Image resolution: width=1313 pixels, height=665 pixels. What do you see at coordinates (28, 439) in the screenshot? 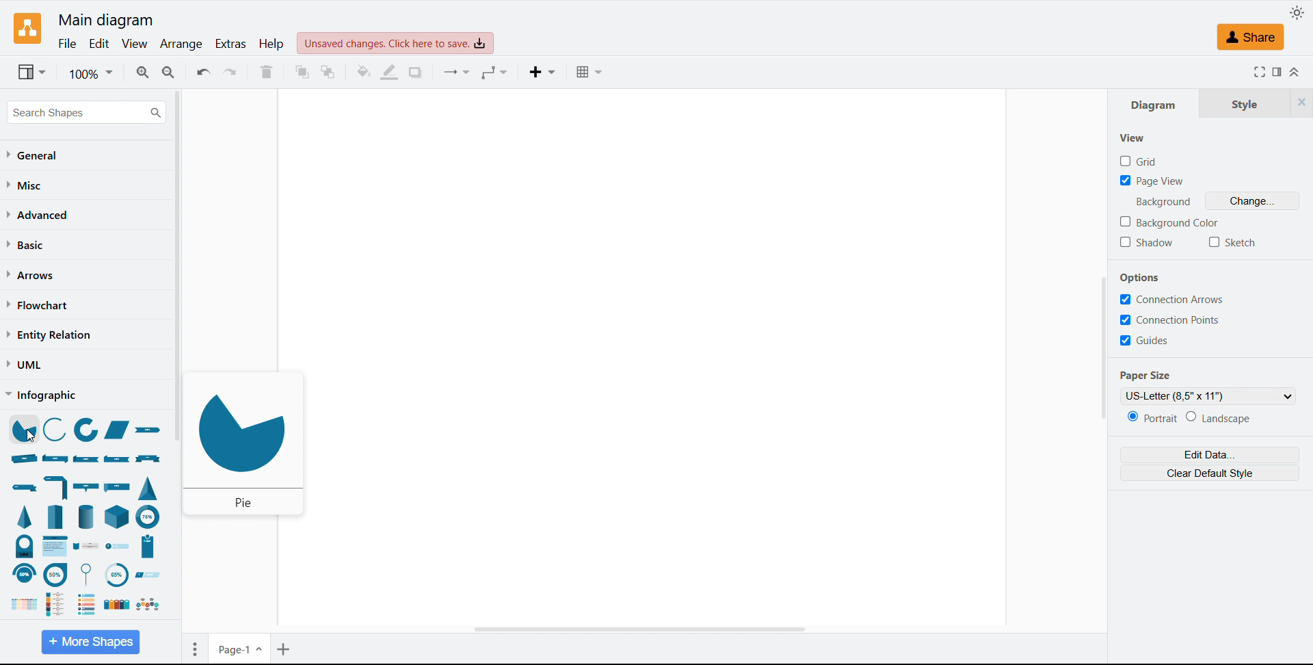
I see `cursor` at bounding box center [28, 439].